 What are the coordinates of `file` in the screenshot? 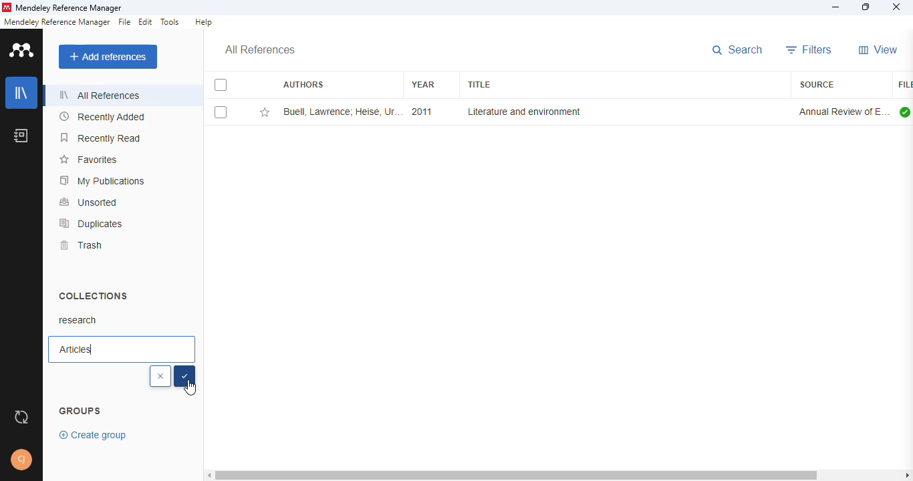 It's located at (124, 22).